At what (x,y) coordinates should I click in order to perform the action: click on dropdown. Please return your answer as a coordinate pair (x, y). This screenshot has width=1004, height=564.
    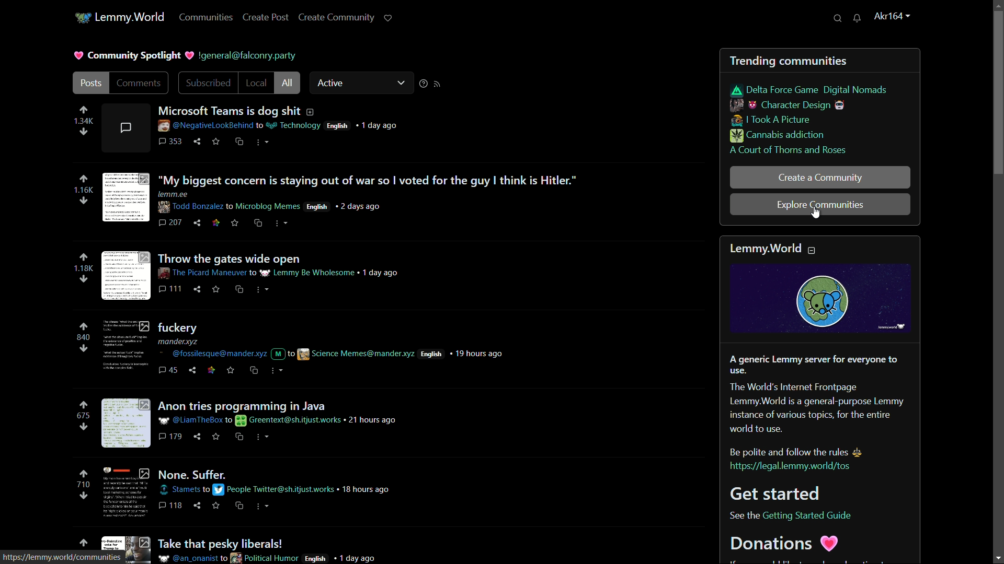
    Looking at the image, I should click on (401, 82).